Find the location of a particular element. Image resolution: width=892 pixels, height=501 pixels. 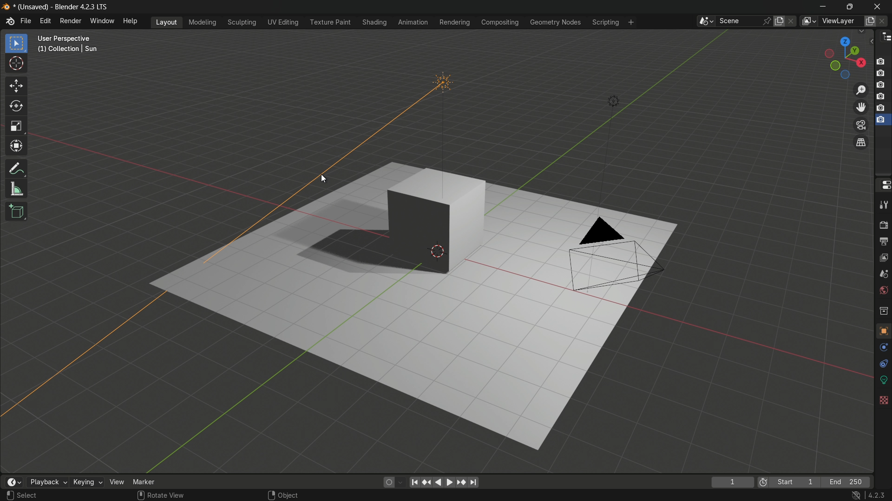

tools is located at coordinates (884, 205).